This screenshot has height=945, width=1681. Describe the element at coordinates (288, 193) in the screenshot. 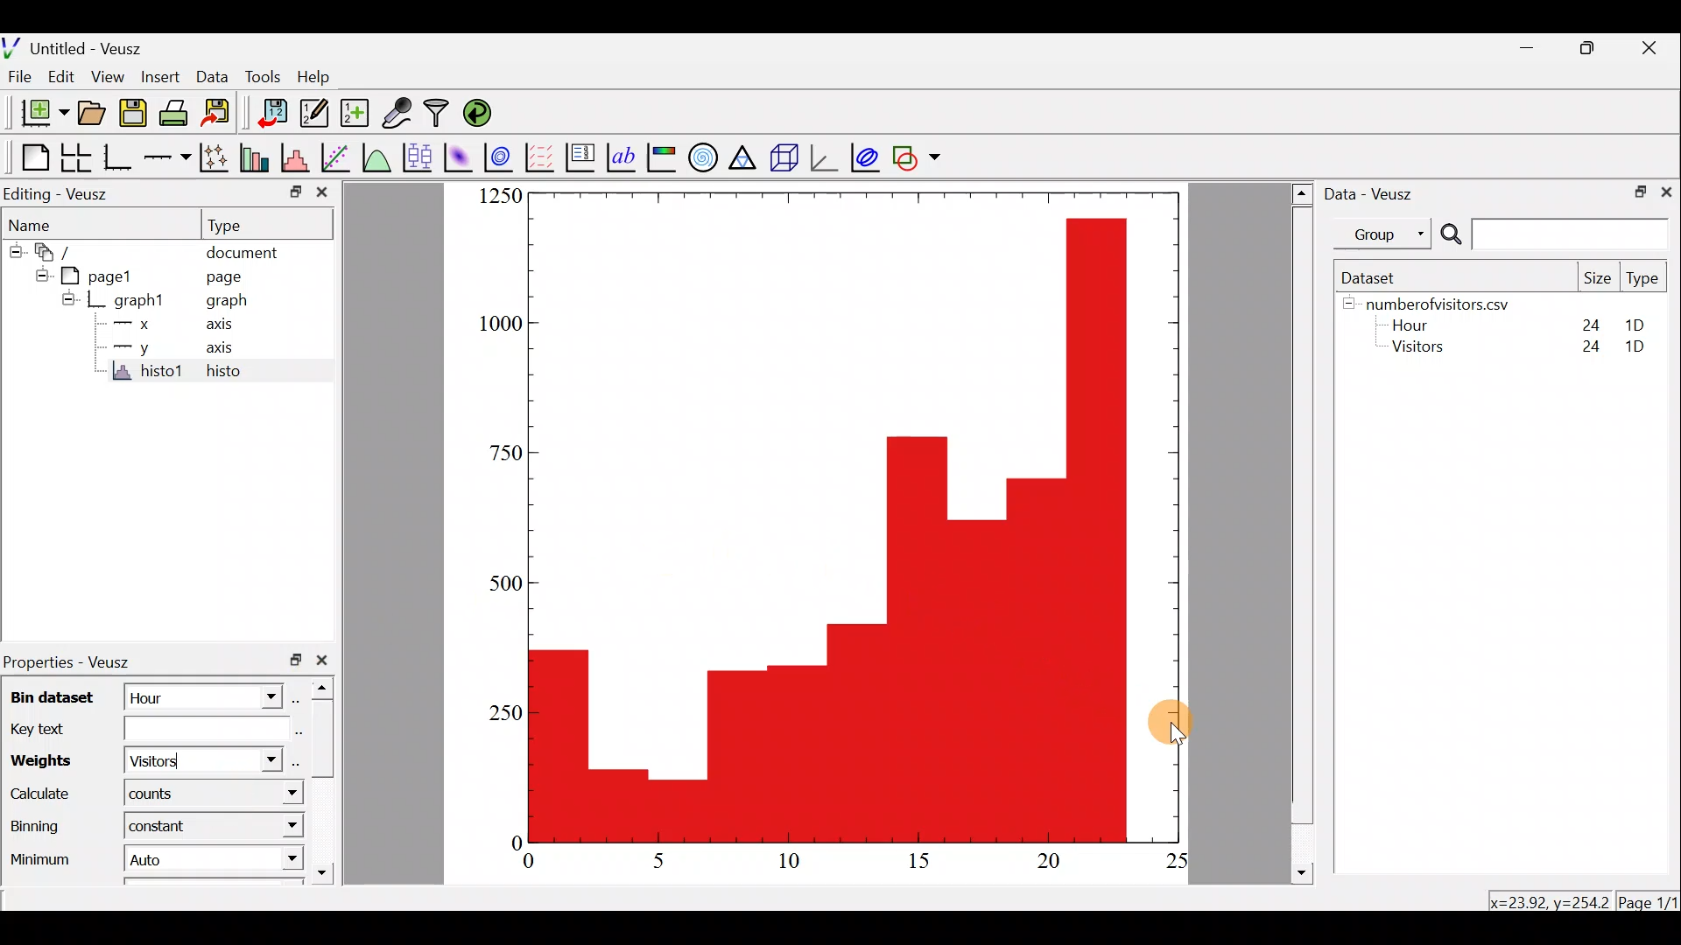

I see `restore down` at that location.